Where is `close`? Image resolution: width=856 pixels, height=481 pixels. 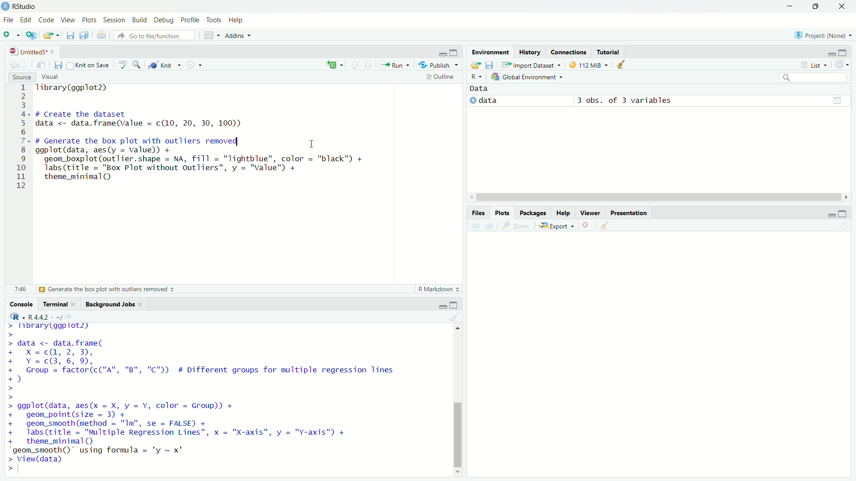 close is located at coordinates (585, 225).